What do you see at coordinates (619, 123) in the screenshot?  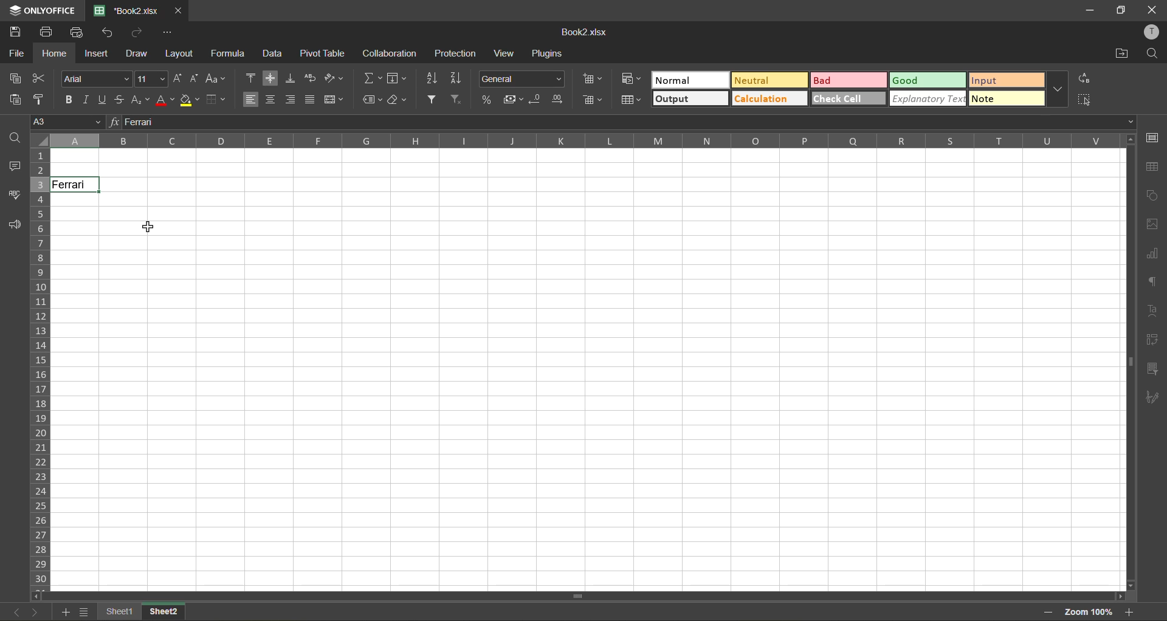 I see `formula bar` at bounding box center [619, 123].